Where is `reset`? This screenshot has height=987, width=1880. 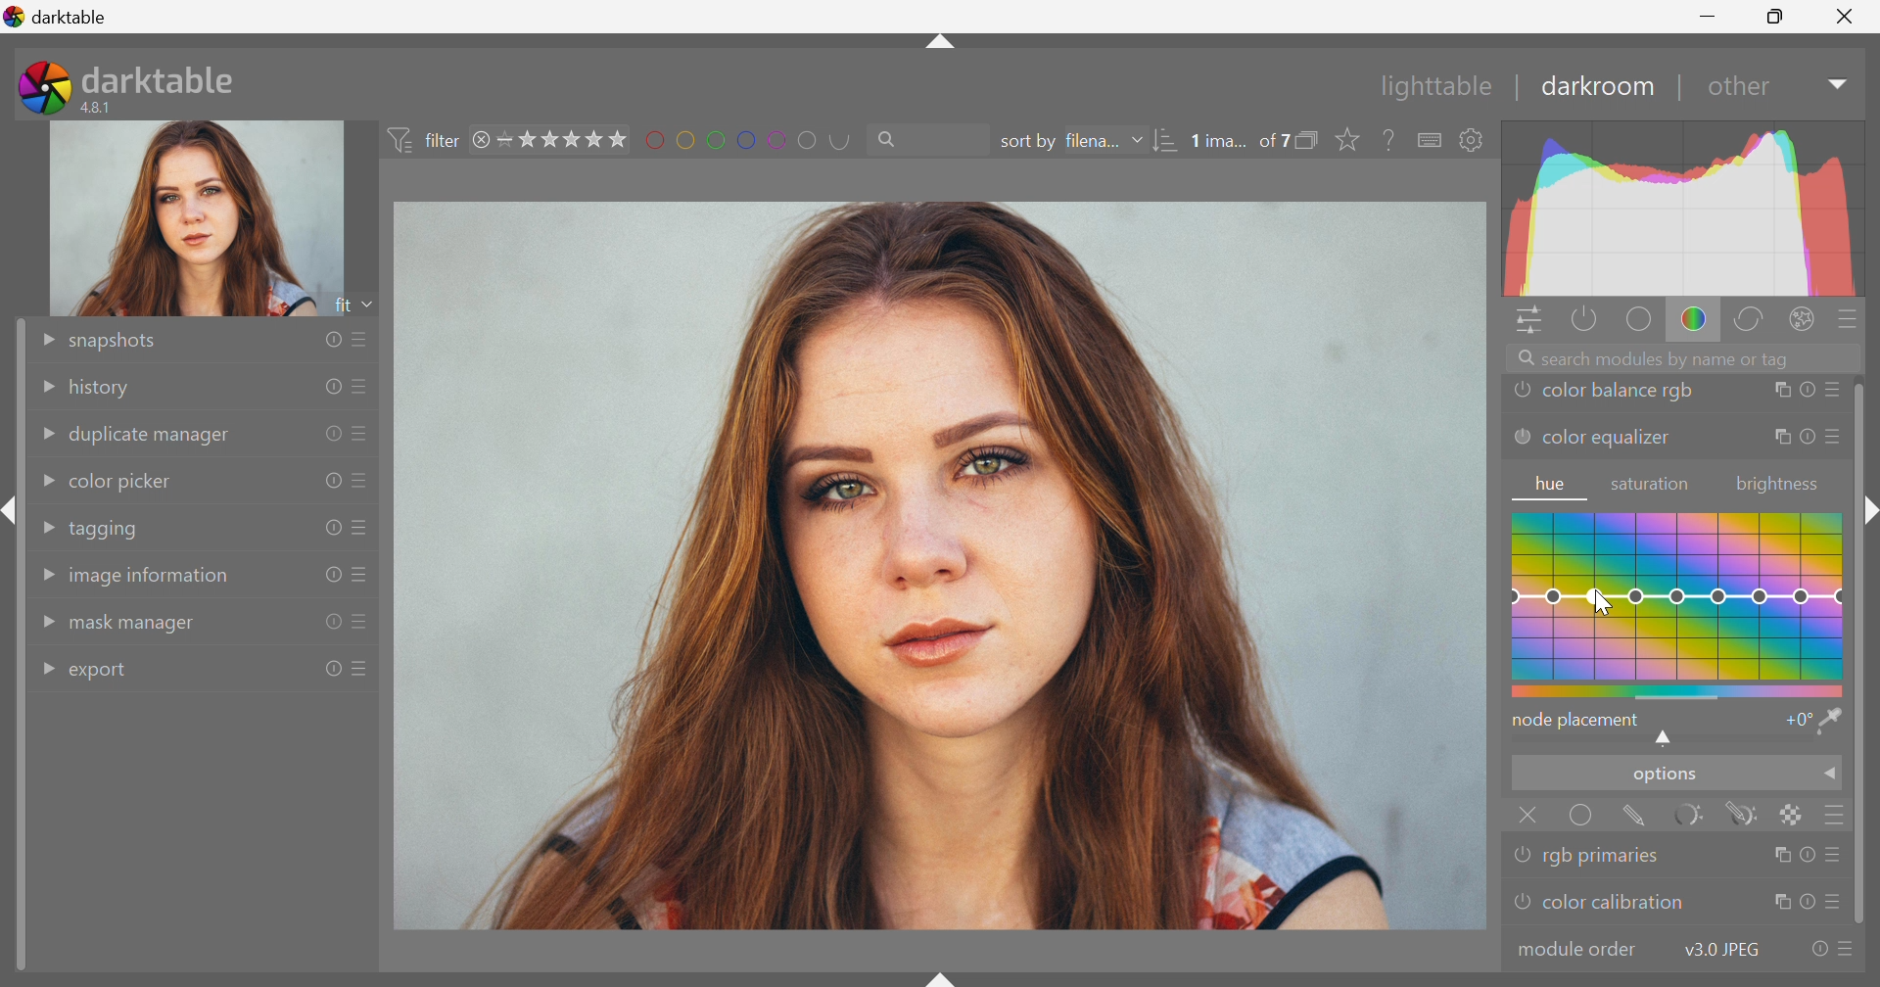
reset is located at coordinates (327, 481).